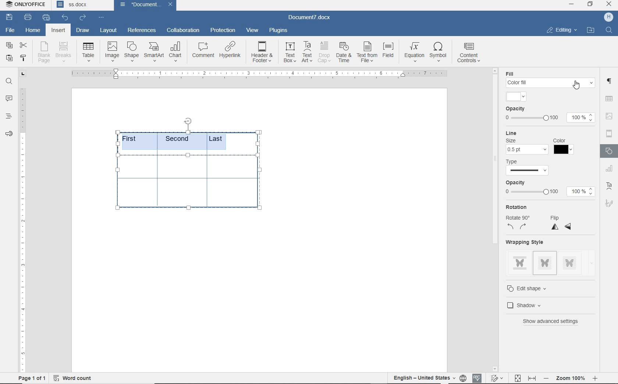 The width and height of the screenshot is (618, 384). Describe the element at coordinates (28, 17) in the screenshot. I see `print` at that location.